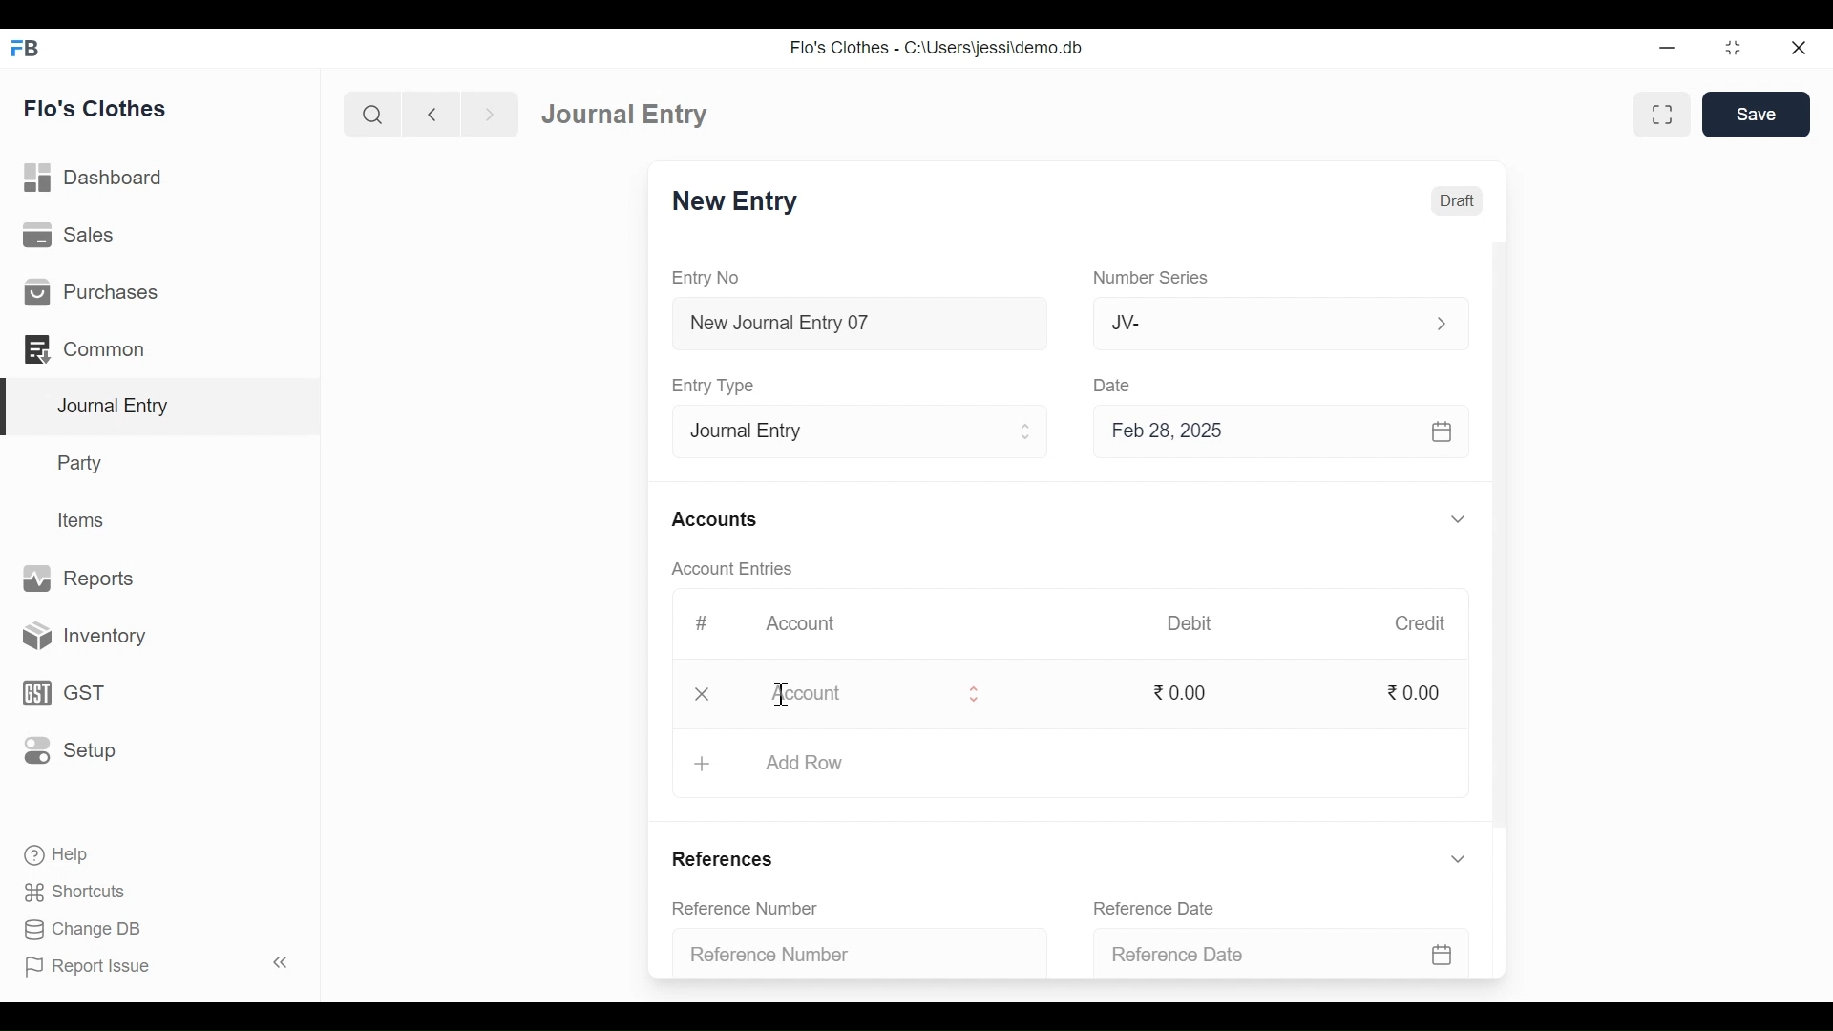 This screenshot has height=1031, width=1833. Describe the element at coordinates (1732, 48) in the screenshot. I see `Restore` at that location.